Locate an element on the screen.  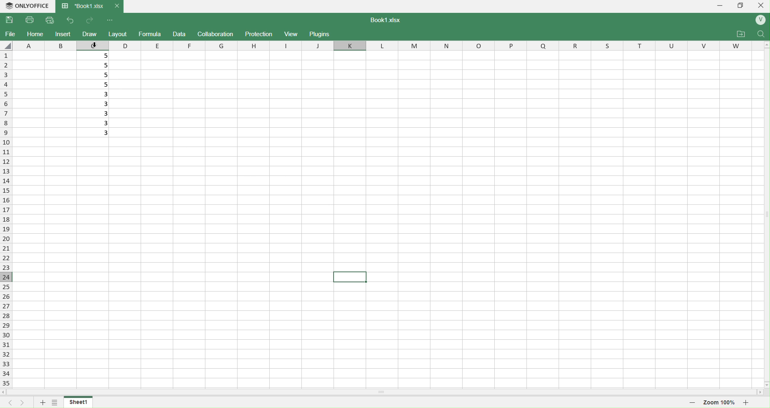
previous sheet is located at coordinates (12, 403).